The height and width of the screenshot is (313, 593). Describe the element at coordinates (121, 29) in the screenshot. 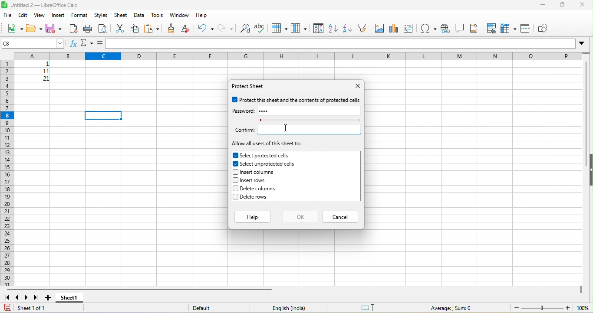

I see `cut` at that location.